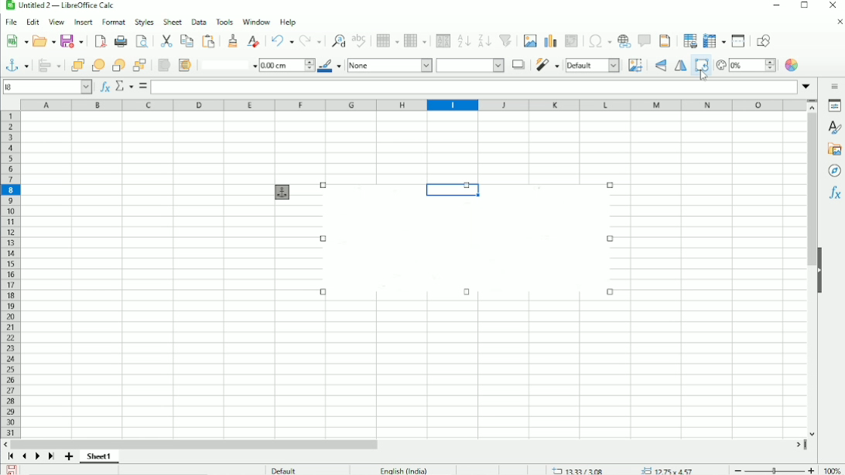 This screenshot has height=475, width=845. Describe the element at coordinates (82, 22) in the screenshot. I see `Insert` at that location.